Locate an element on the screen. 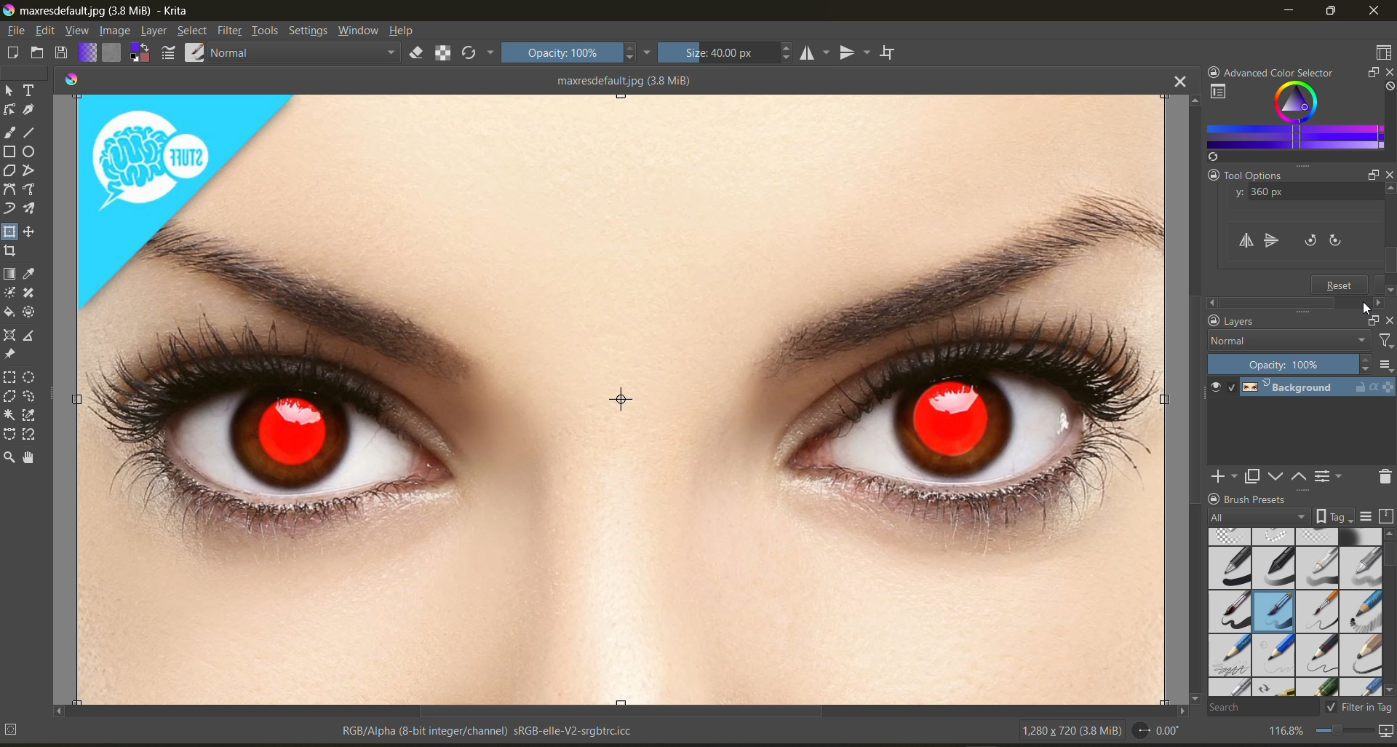 The image size is (1397, 747). Scroll bar is located at coordinates (1294, 302).